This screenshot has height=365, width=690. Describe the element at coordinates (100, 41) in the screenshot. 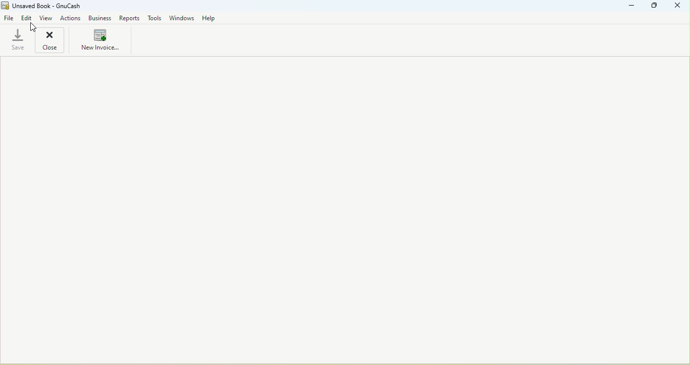

I see `New invoice` at that location.